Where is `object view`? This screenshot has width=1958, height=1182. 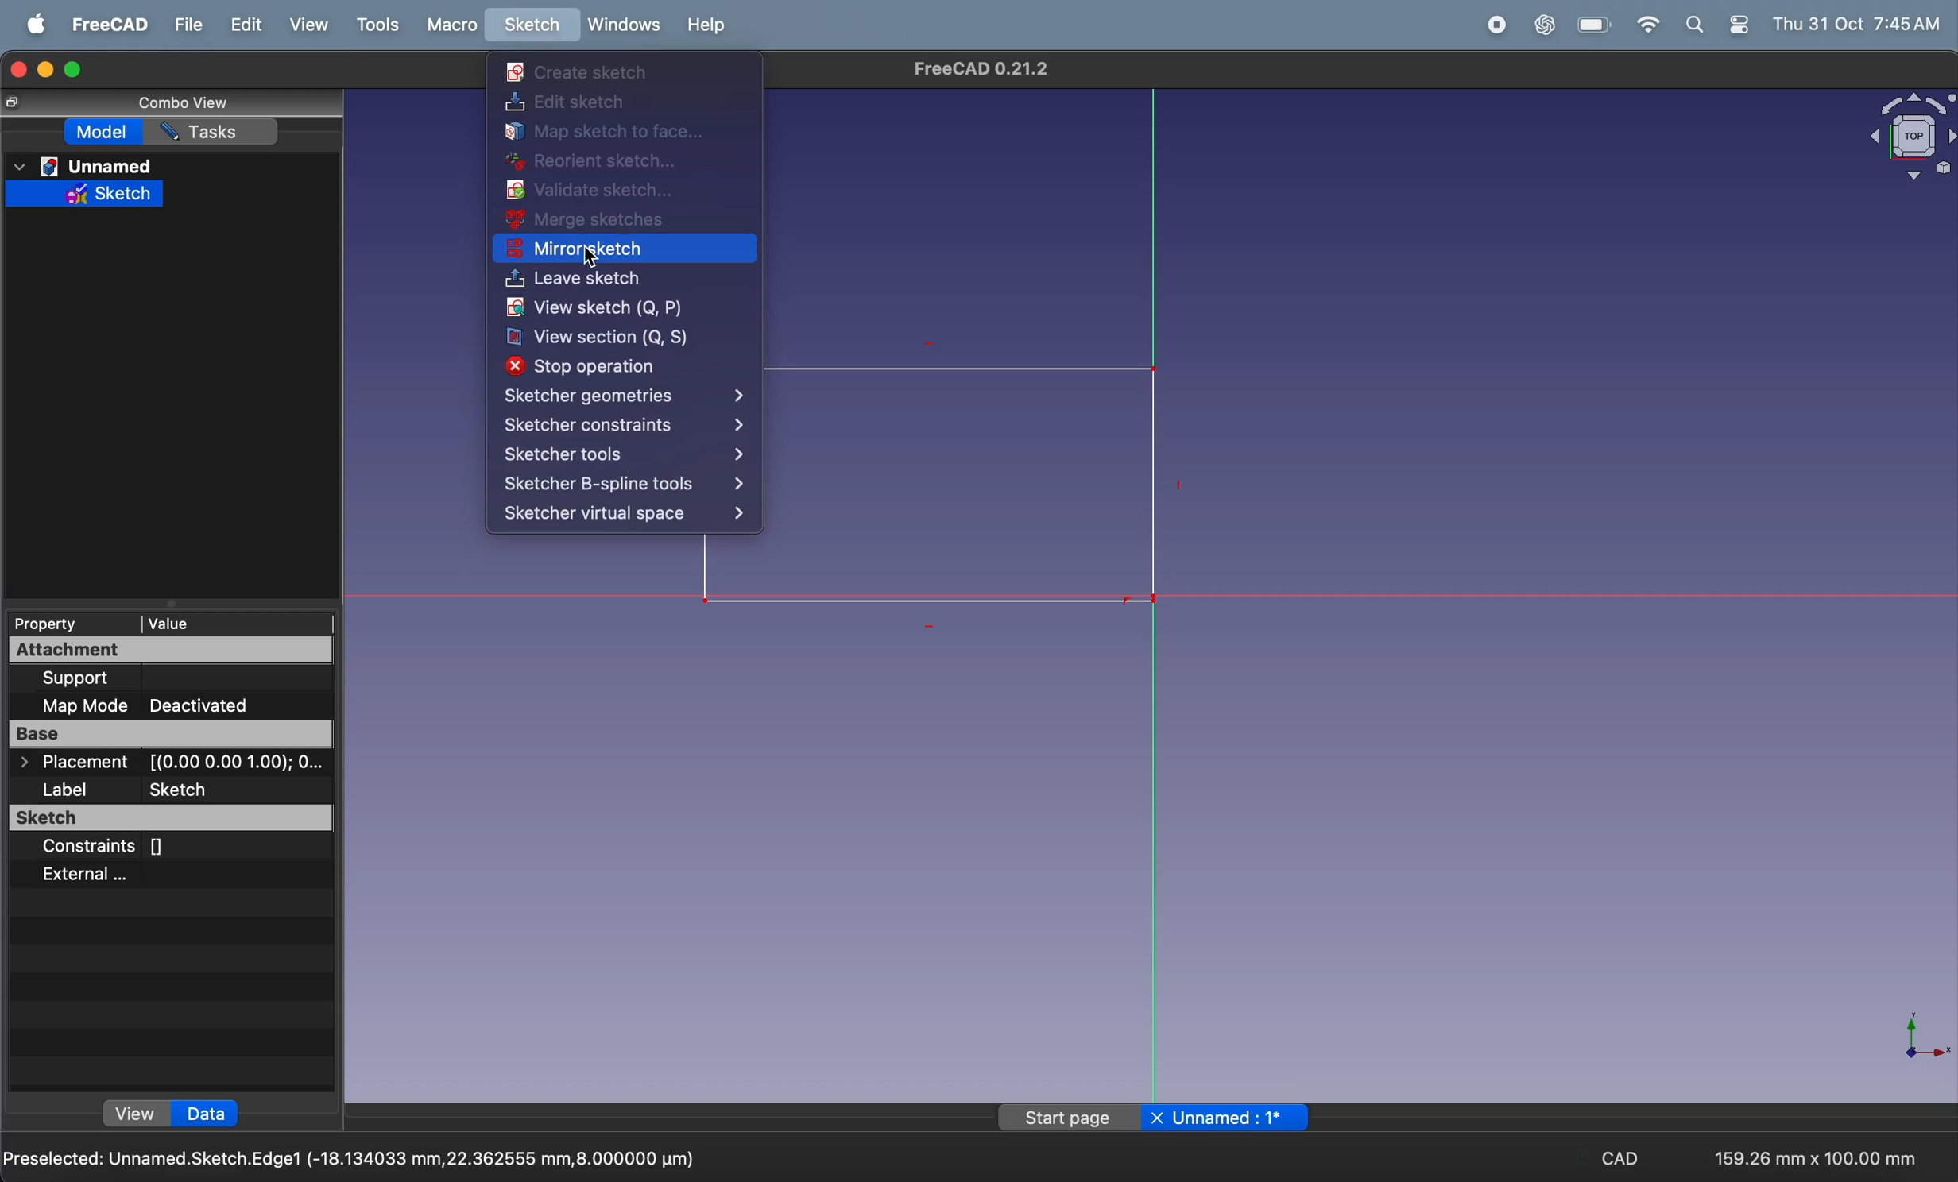 object view is located at coordinates (1902, 138).